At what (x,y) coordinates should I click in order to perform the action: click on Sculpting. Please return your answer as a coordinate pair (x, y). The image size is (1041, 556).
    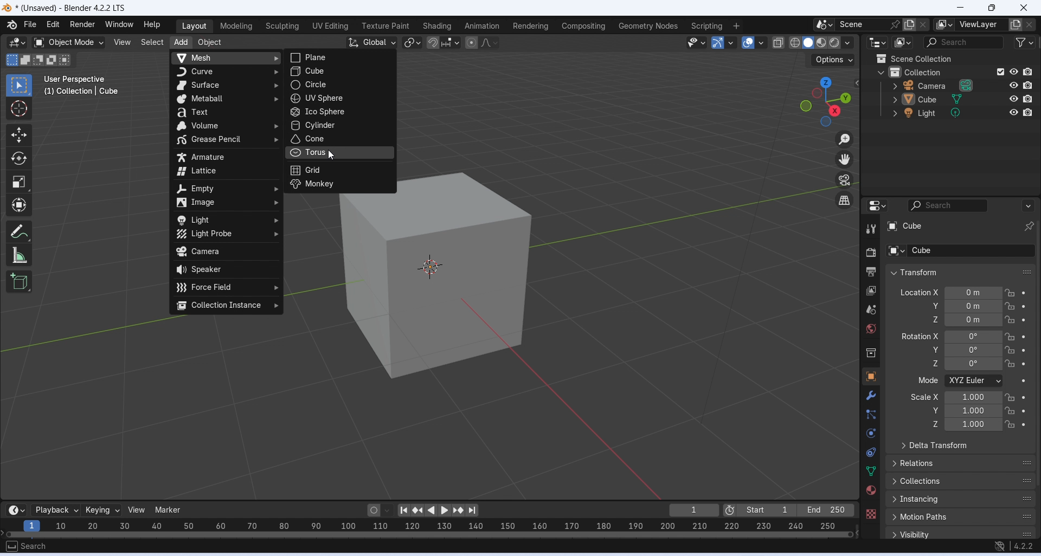
    Looking at the image, I should click on (281, 27).